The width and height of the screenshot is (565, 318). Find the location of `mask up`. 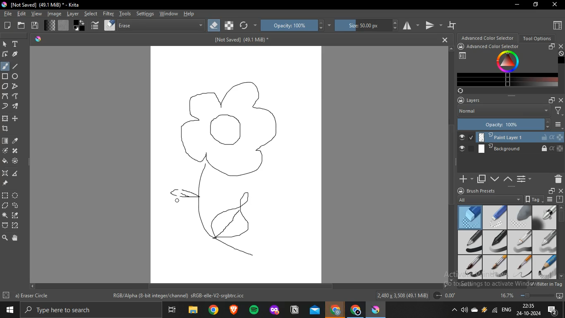

mask up is located at coordinates (508, 179).